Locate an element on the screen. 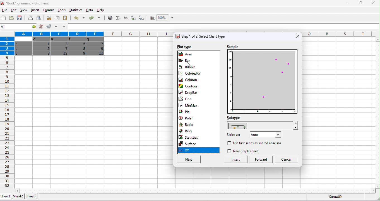  cut is located at coordinates (50, 18).